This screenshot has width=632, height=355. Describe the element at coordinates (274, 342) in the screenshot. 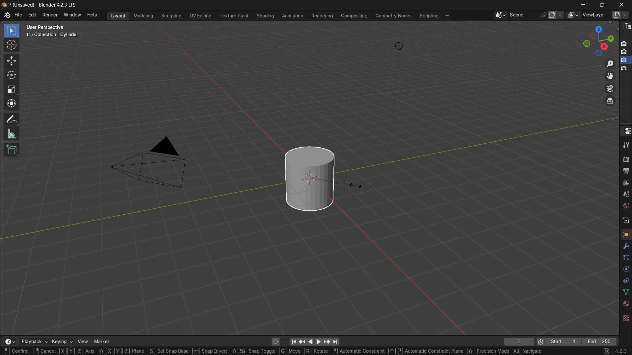

I see `auto keying` at that location.